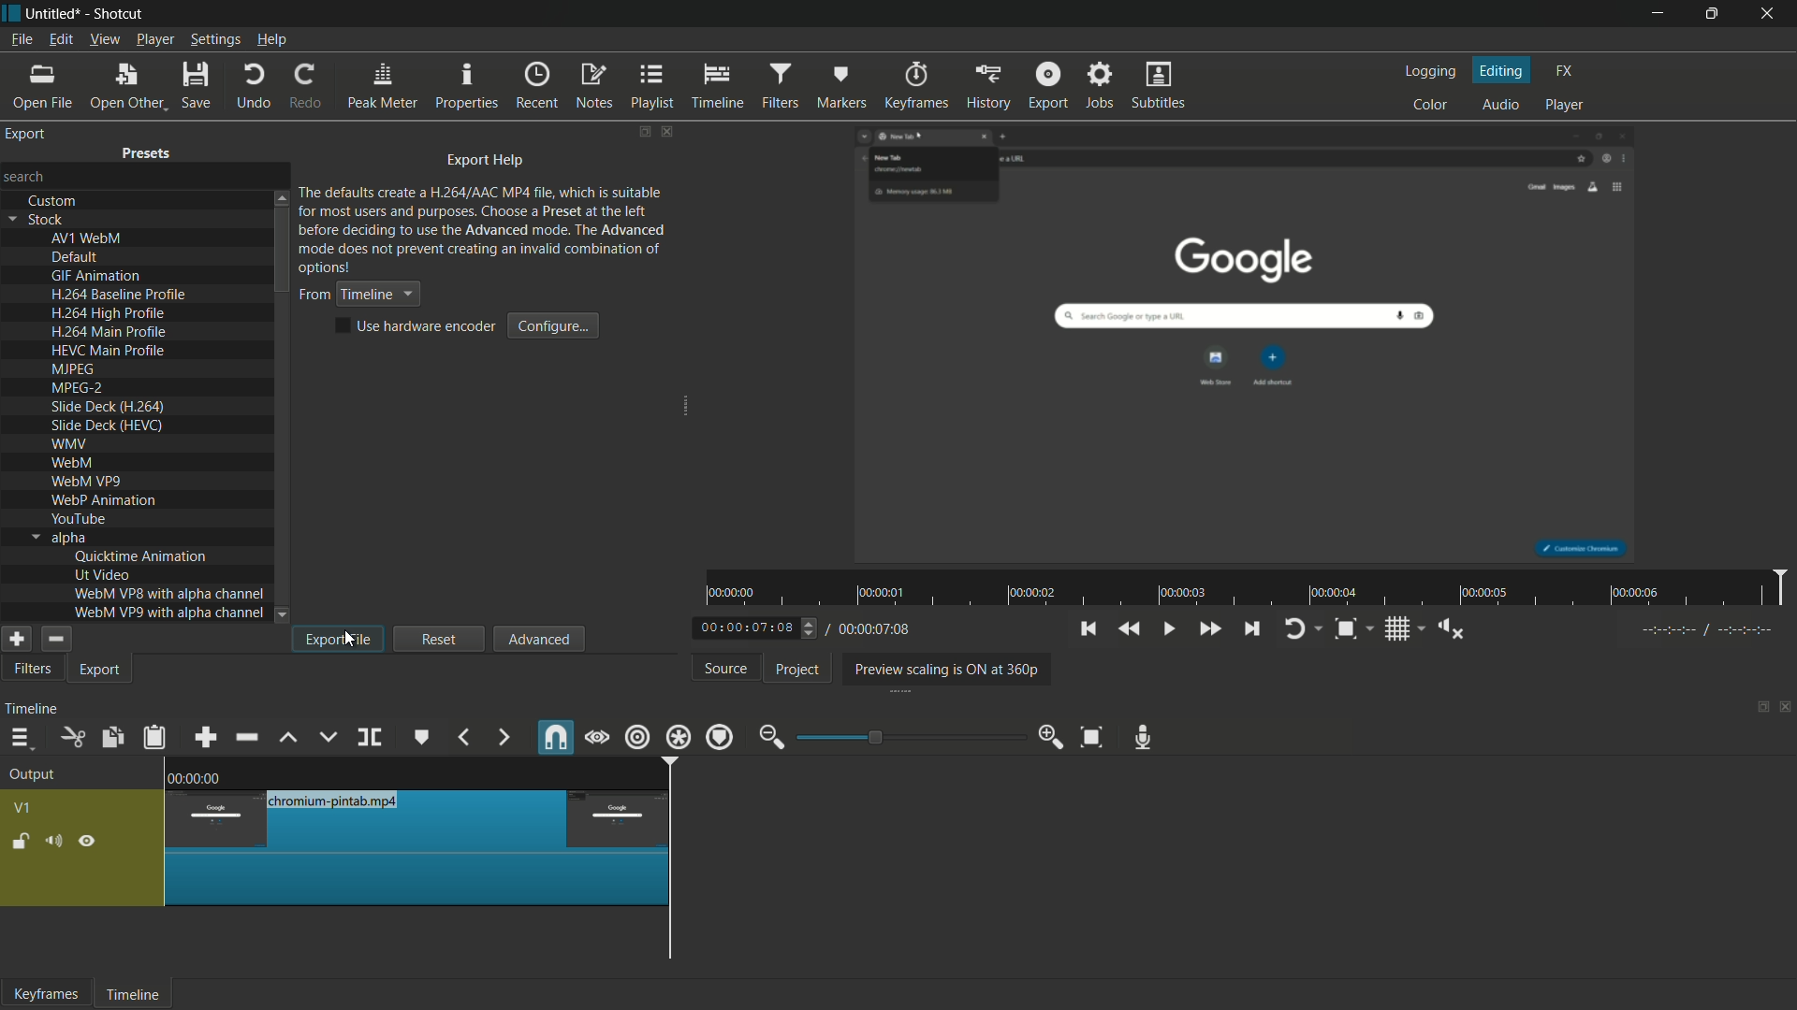 The height and width of the screenshot is (1010, 1797). Describe the element at coordinates (75, 256) in the screenshot. I see `default` at that location.